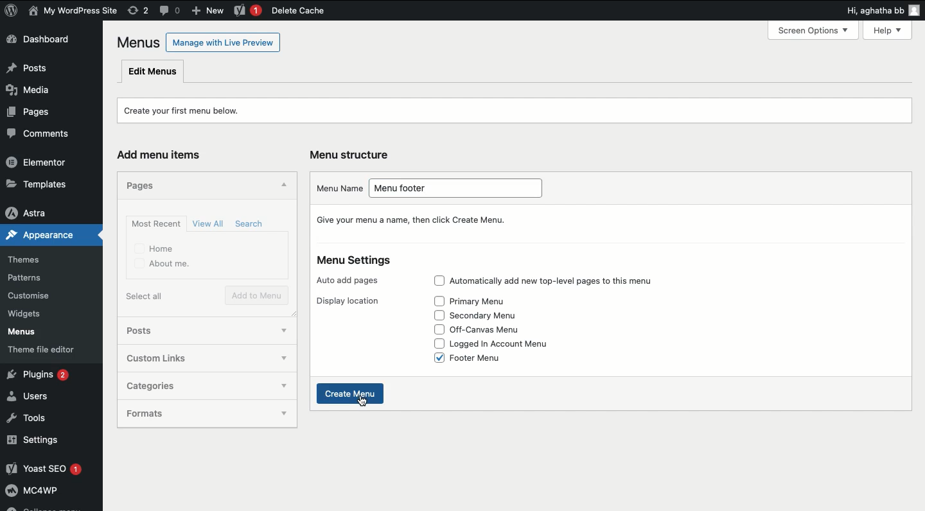 Image resolution: width=925 pixels, height=511 pixels. What do you see at coordinates (349, 394) in the screenshot?
I see `Create menu` at bounding box center [349, 394].